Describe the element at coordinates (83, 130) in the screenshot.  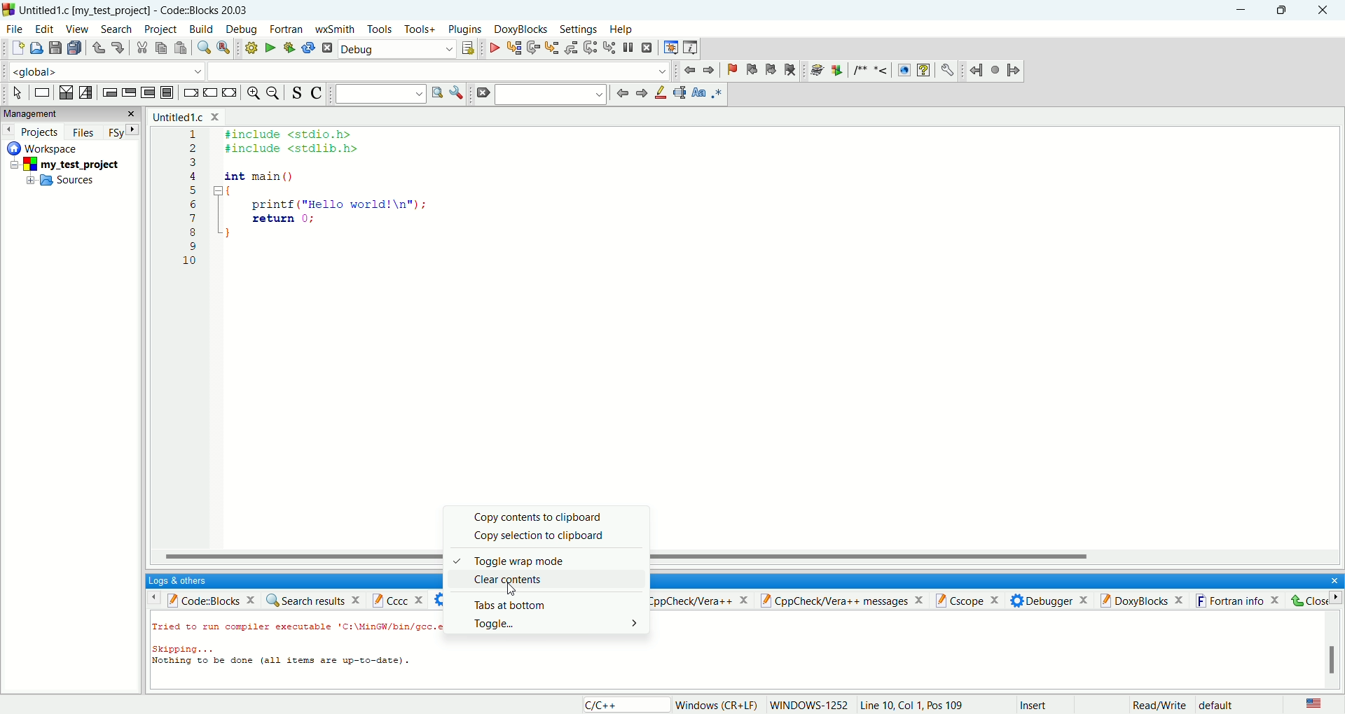
I see `Flies` at that location.